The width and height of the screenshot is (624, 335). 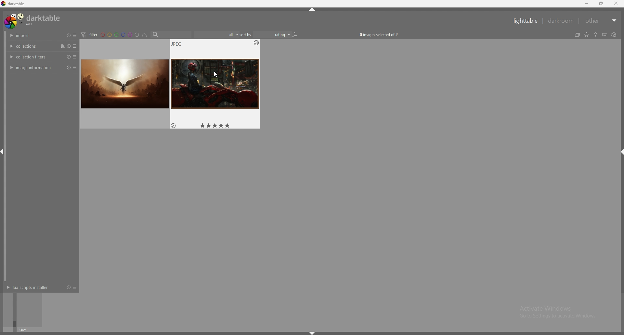 I want to click on star rating, so click(x=214, y=126).